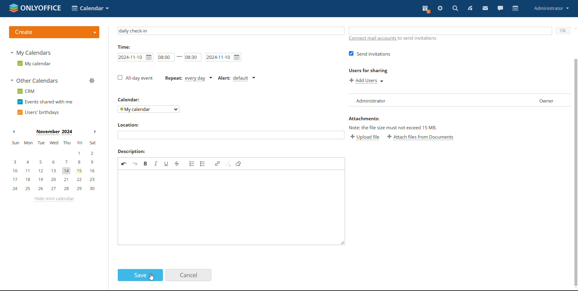 The width and height of the screenshot is (578, 291). What do you see at coordinates (45, 102) in the screenshot?
I see `events shared with me` at bounding box center [45, 102].